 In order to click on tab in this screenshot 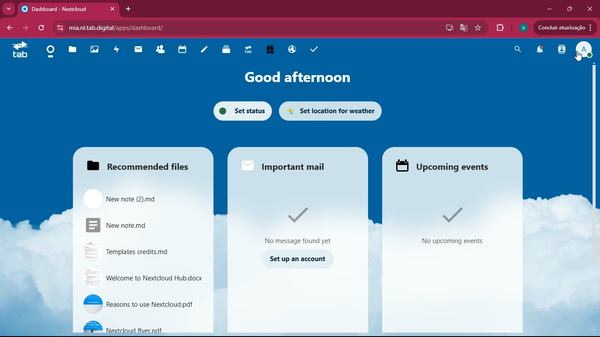, I will do `click(249, 50)`.